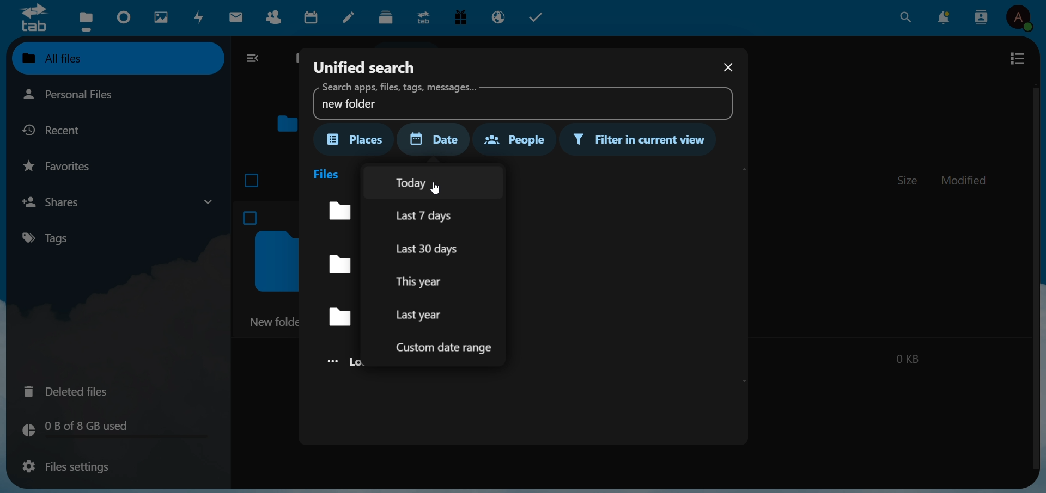  Describe the element at coordinates (539, 17) in the screenshot. I see `task` at that location.